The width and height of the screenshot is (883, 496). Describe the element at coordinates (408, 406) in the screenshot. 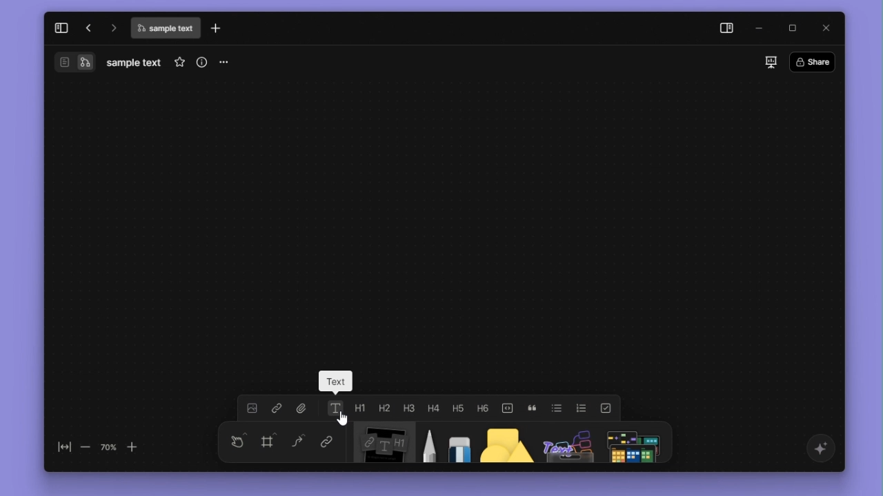

I see `heading 3` at that location.